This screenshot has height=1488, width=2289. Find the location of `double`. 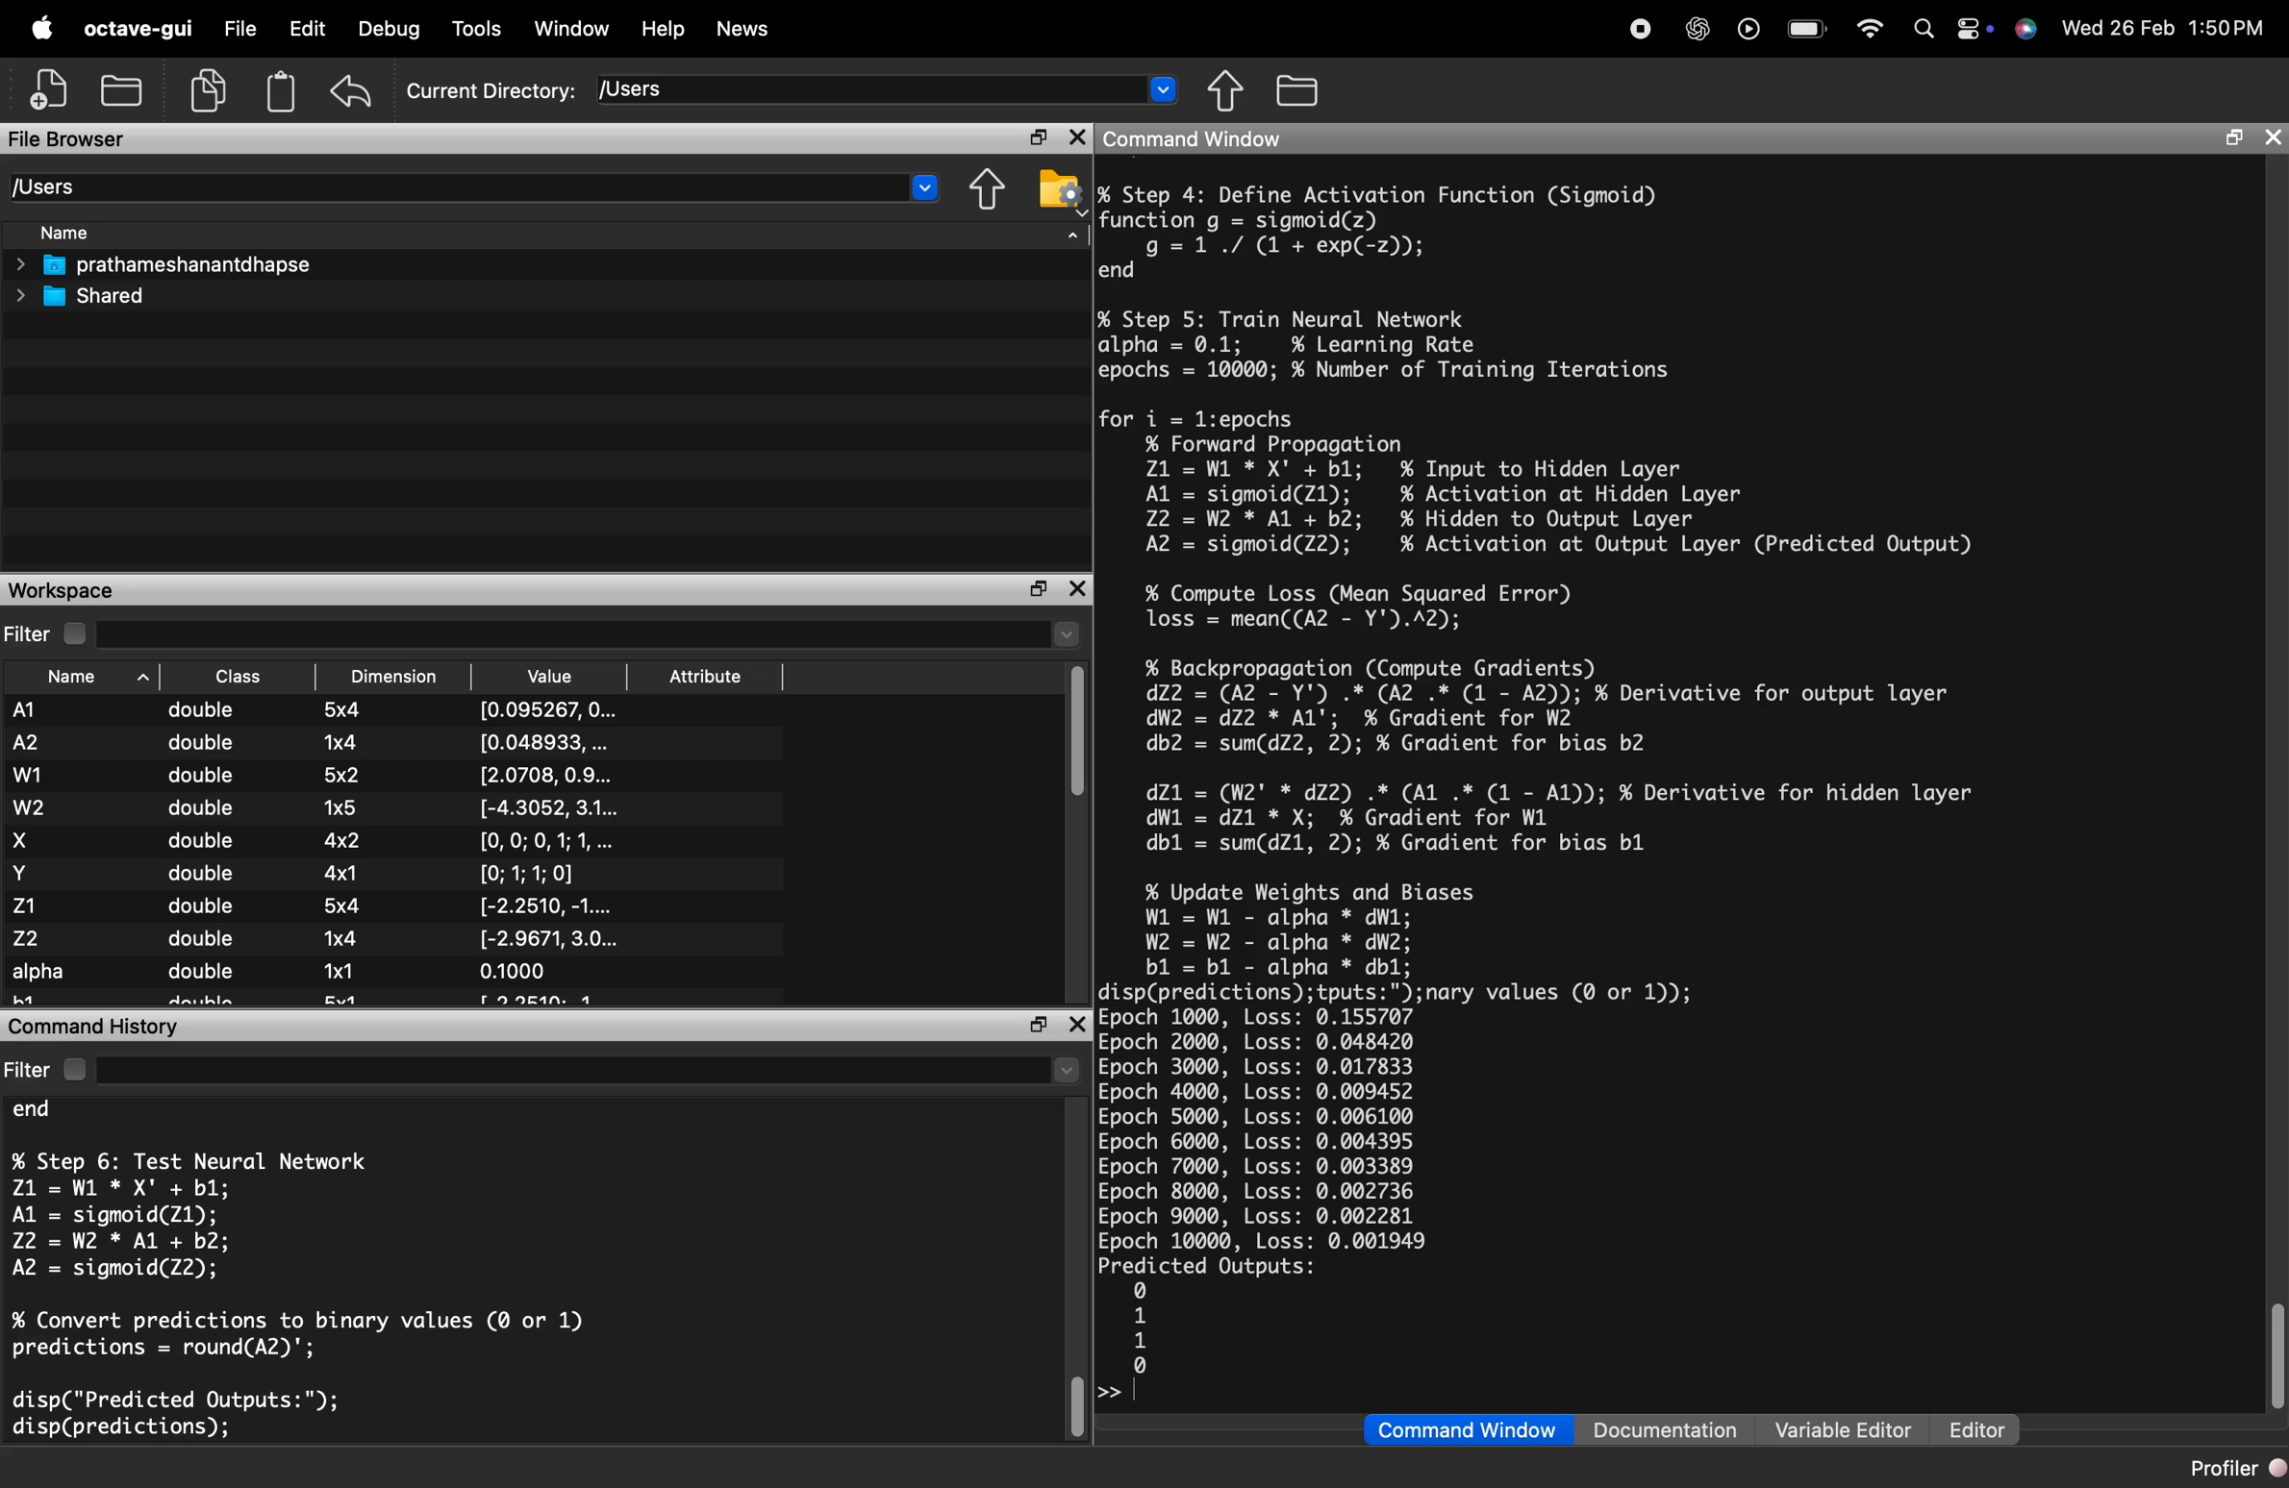

double is located at coordinates (201, 942).